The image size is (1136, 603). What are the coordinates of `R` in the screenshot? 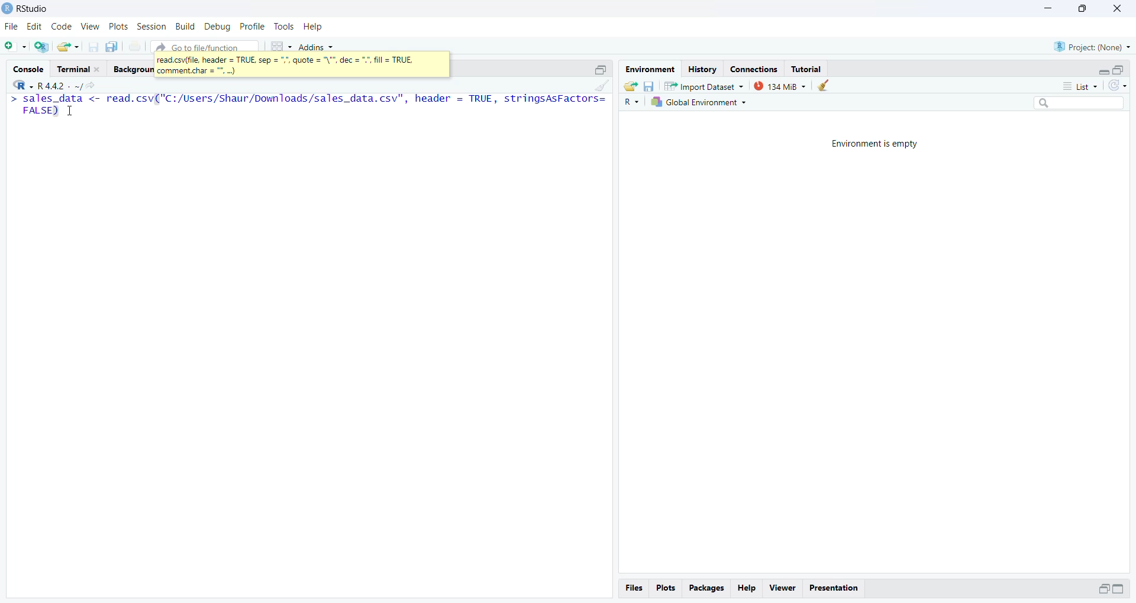 It's located at (631, 102).